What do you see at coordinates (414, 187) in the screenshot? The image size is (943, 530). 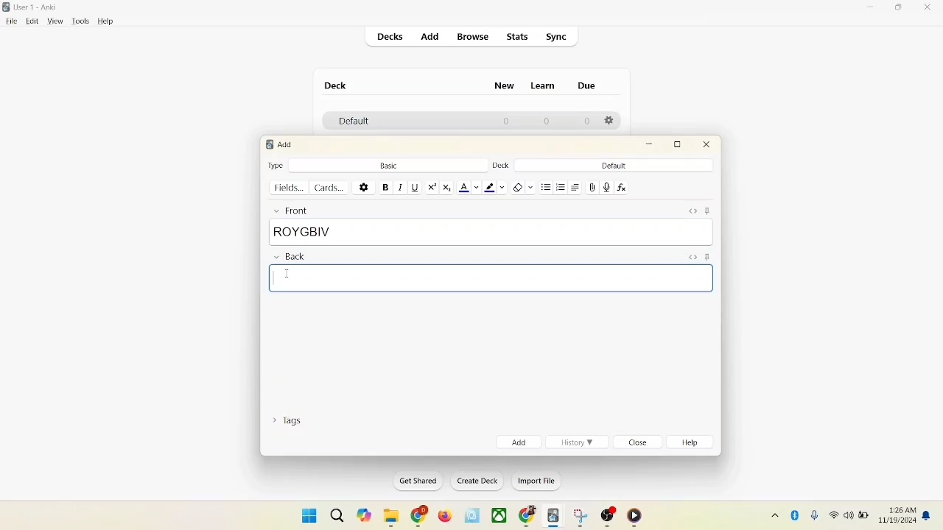 I see `underline` at bounding box center [414, 187].